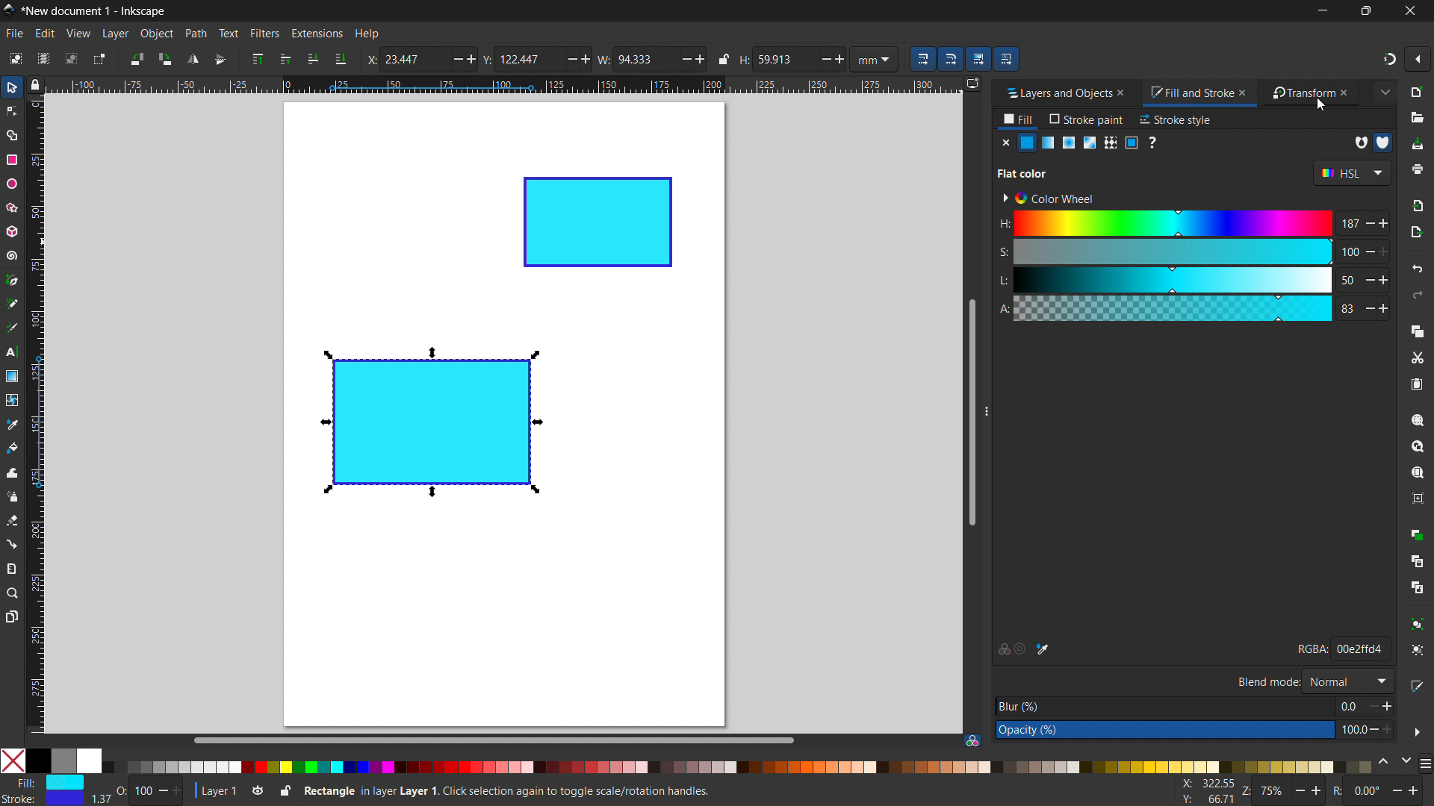 The height and width of the screenshot is (806, 1434). What do you see at coordinates (63, 760) in the screenshot?
I see `grey` at bounding box center [63, 760].